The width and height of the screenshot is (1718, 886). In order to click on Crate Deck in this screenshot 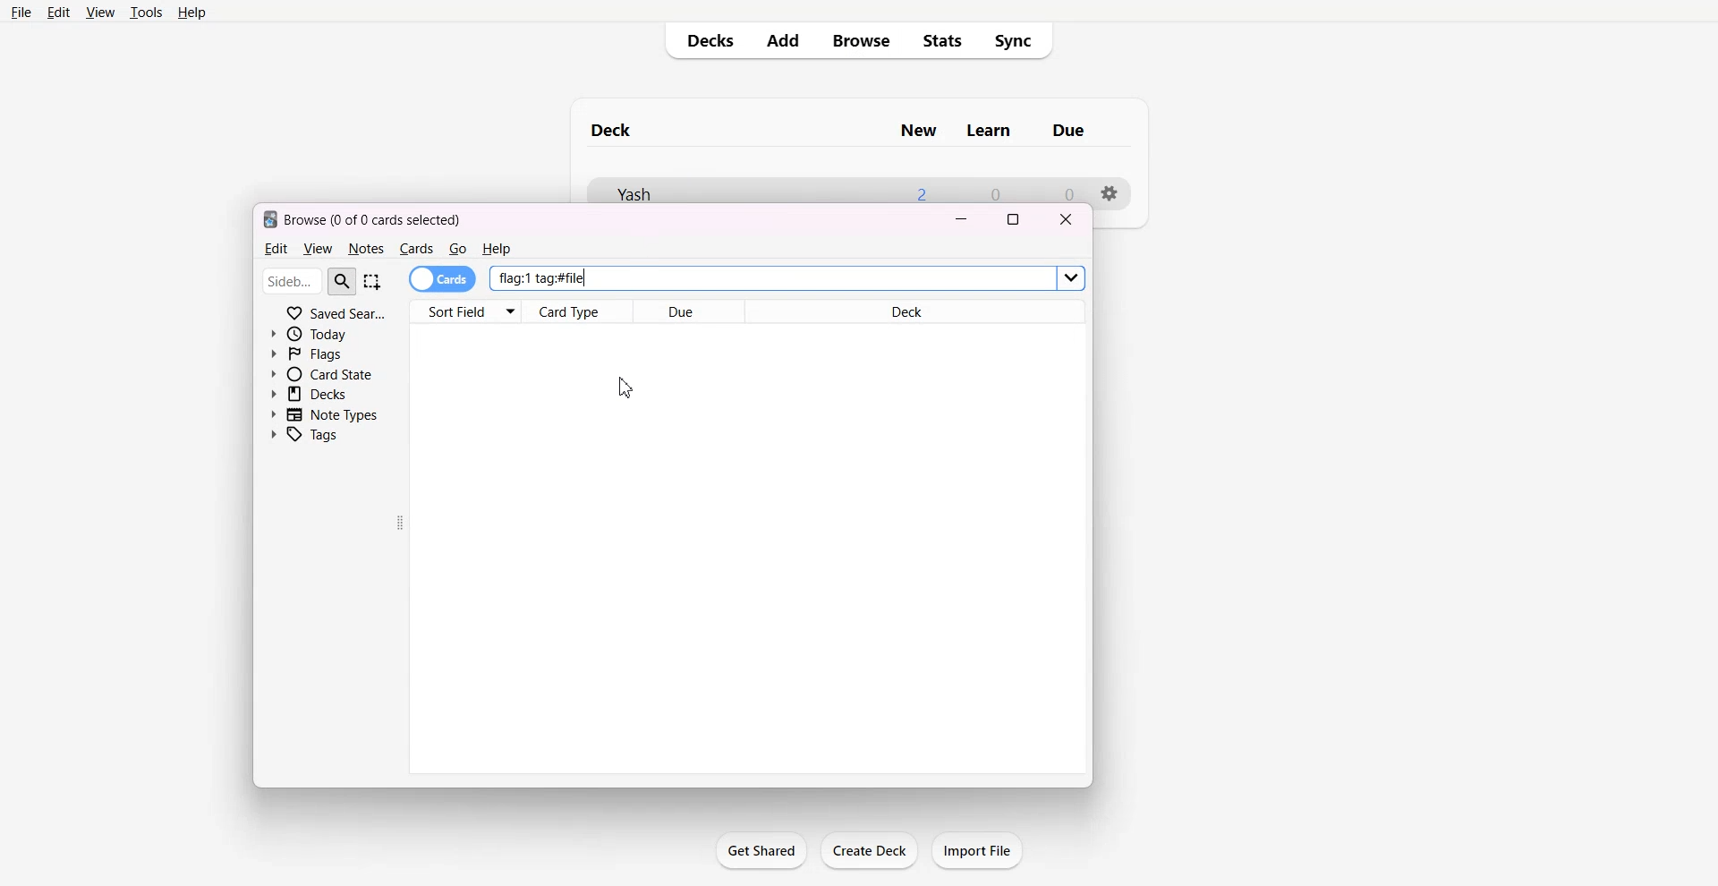, I will do `click(869, 850)`.